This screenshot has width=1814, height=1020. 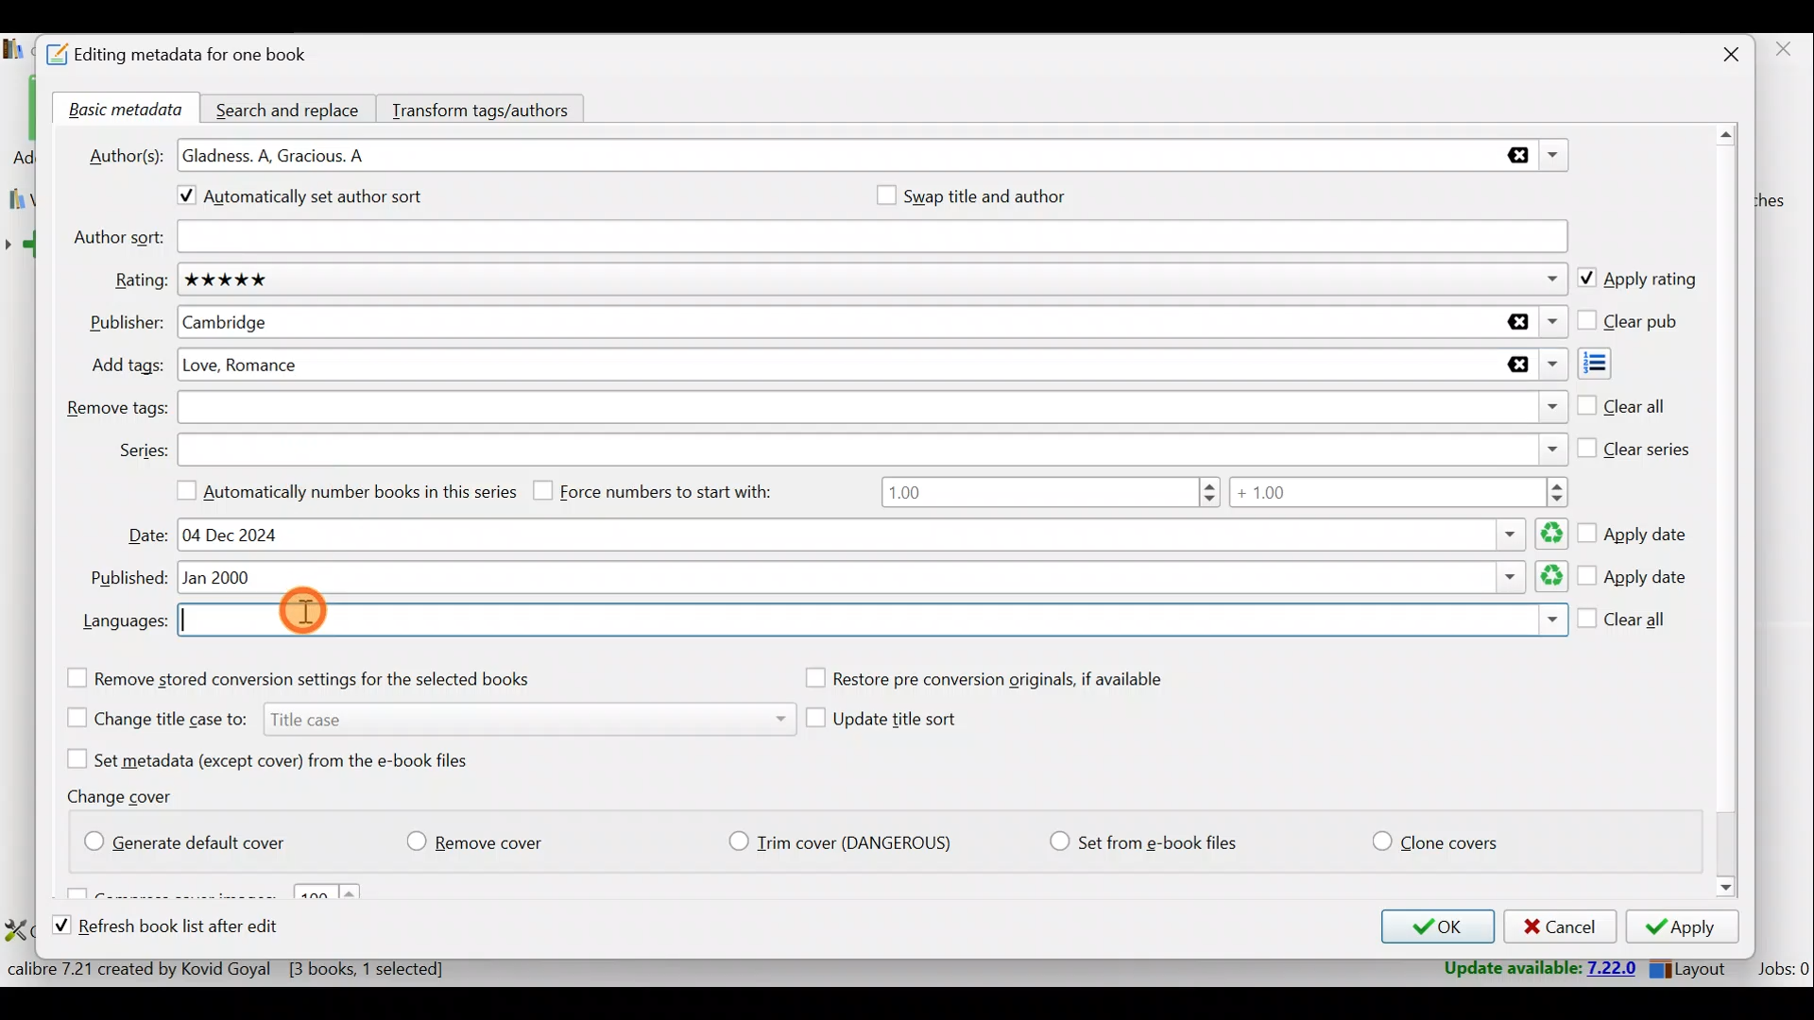 I want to click on Number range, so click(x=1224, y=495).